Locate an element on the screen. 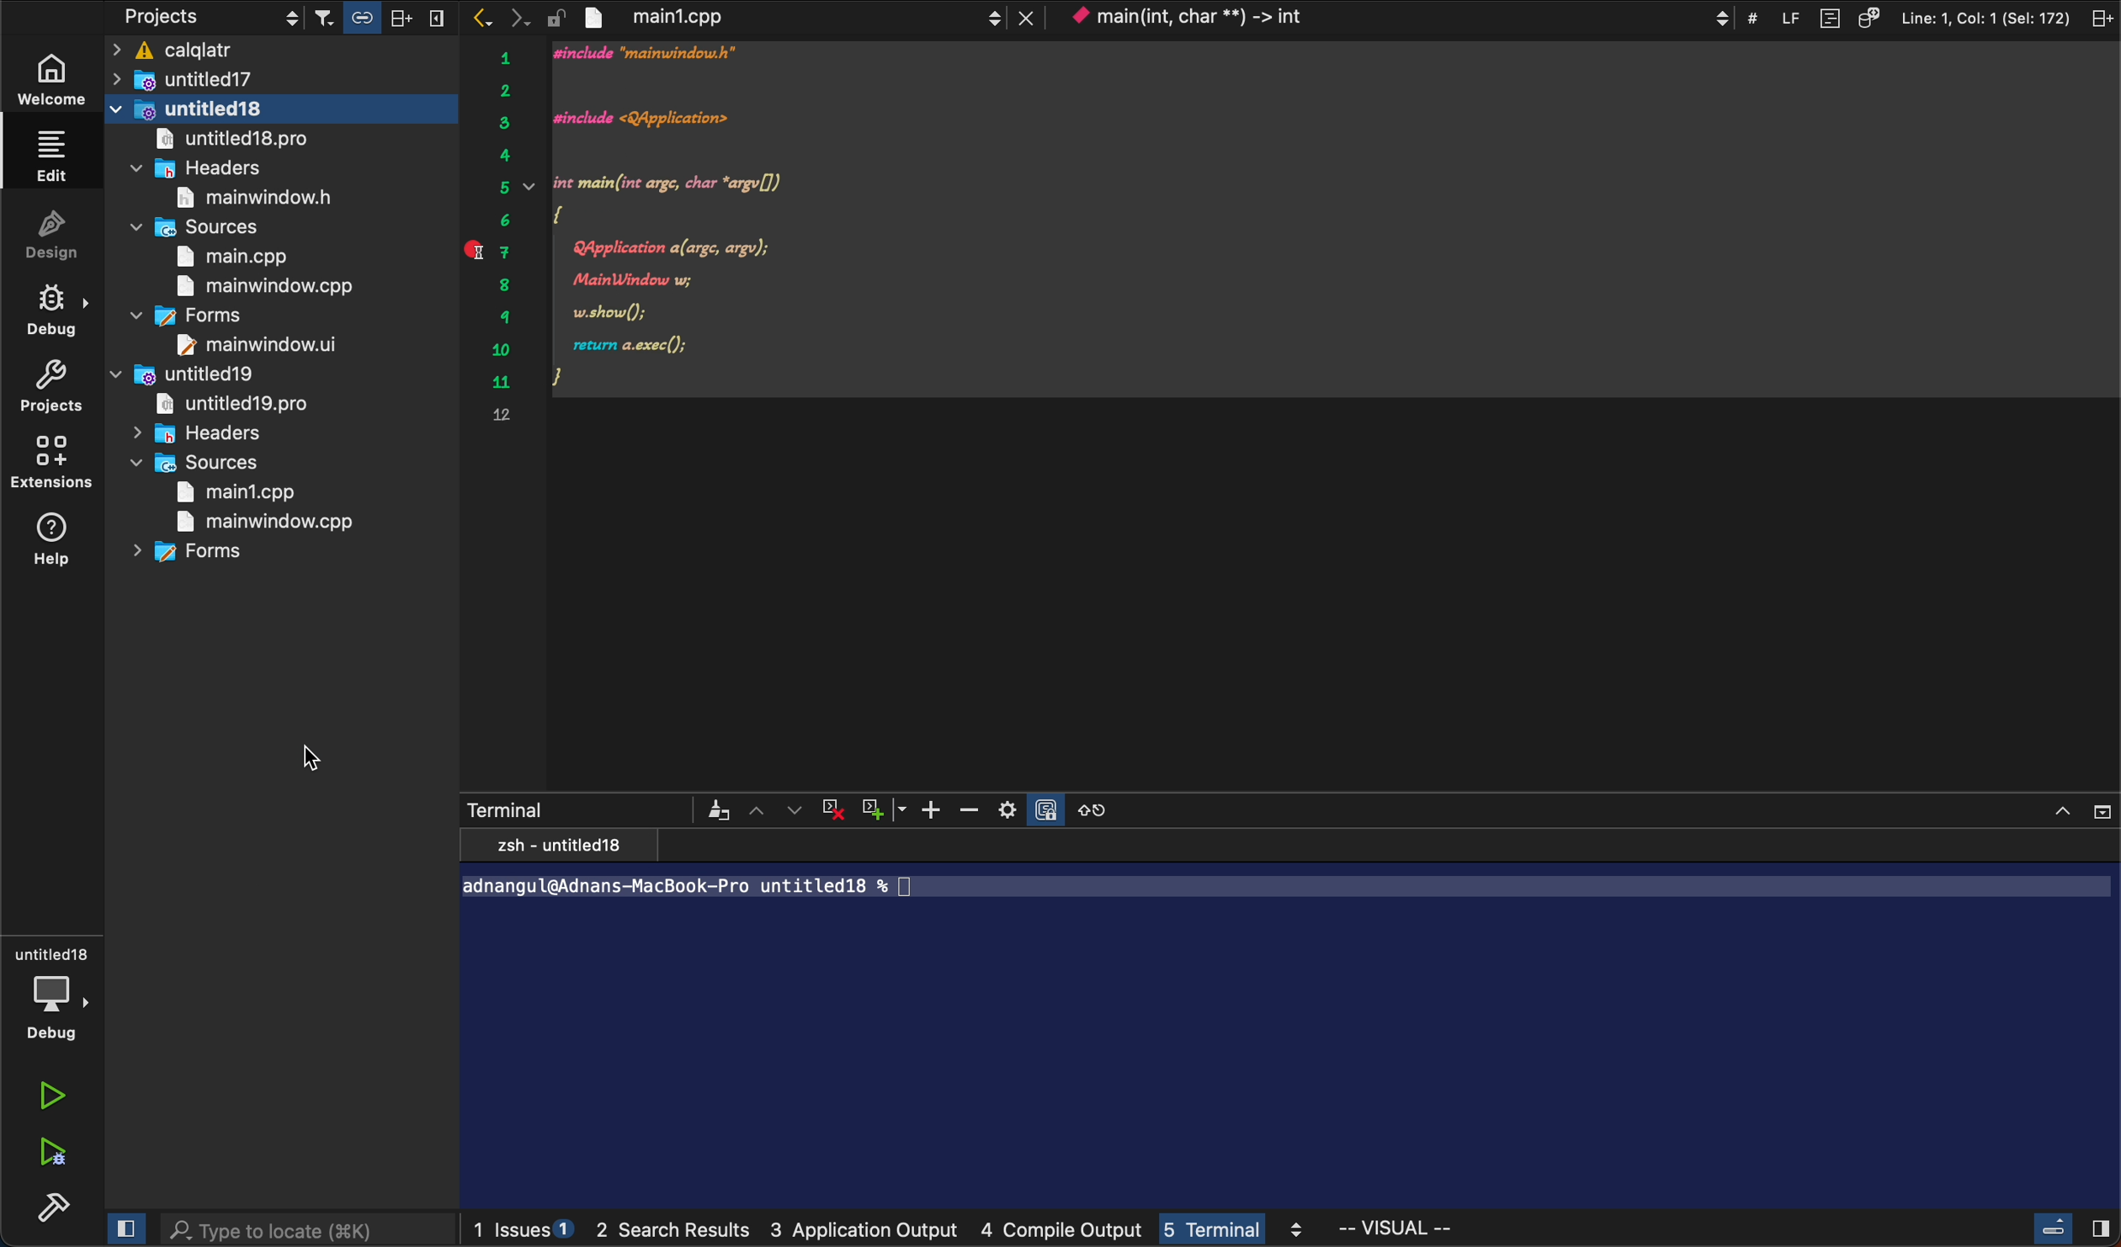  search is located at coordinates (303, 1228).